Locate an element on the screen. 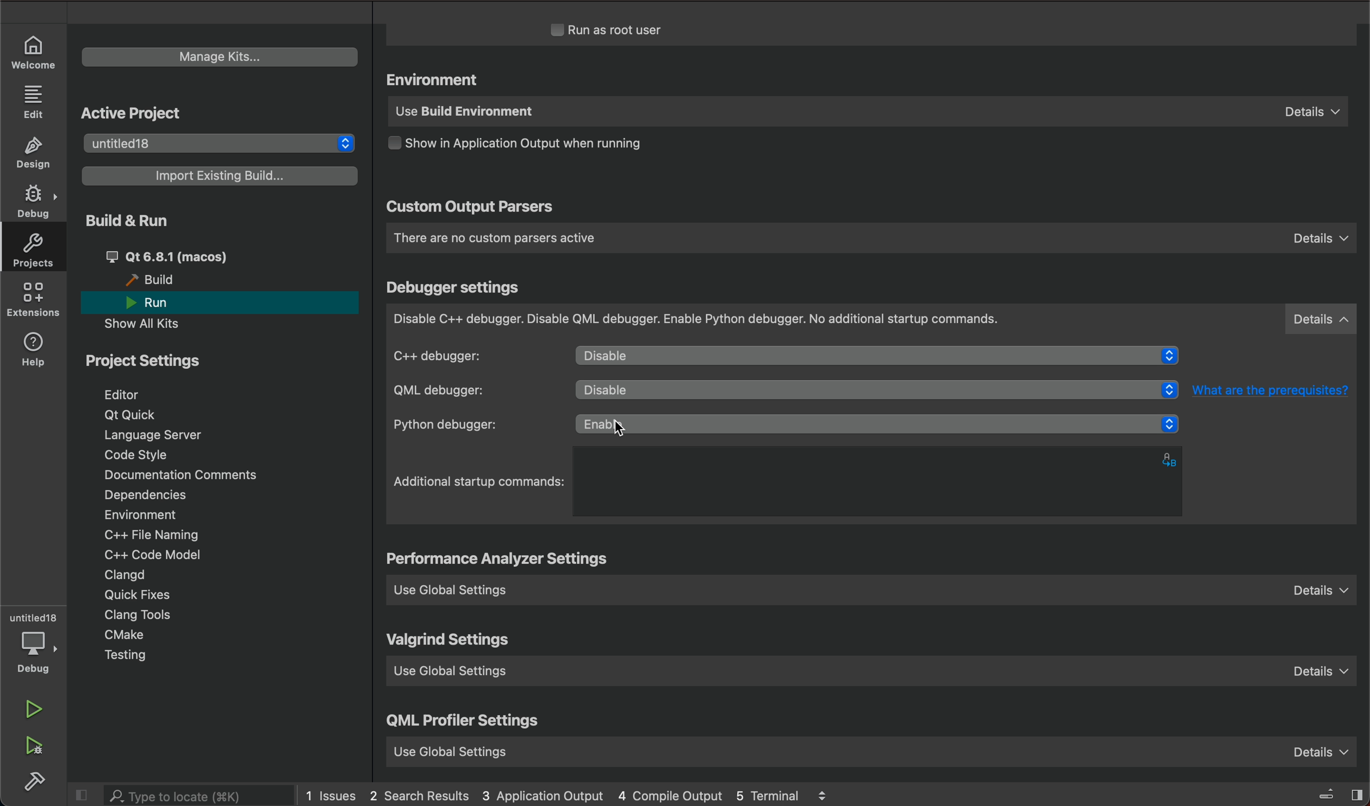 Image resolution: width=1370 pixels, height=806 pixels. show all is located at coordinates (150, 324).